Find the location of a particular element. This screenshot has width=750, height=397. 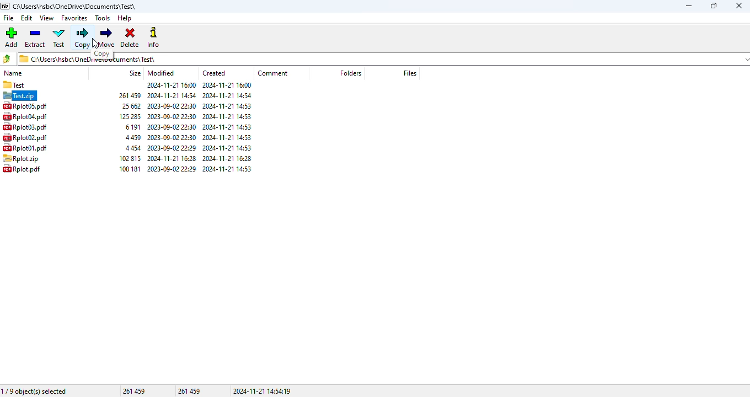

modified date & time is located at coordinates (172, 137).